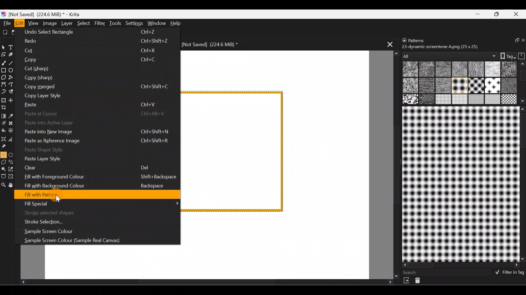 This screenshot has width=526, height=295. I want to click on Search, so click(413, 272).